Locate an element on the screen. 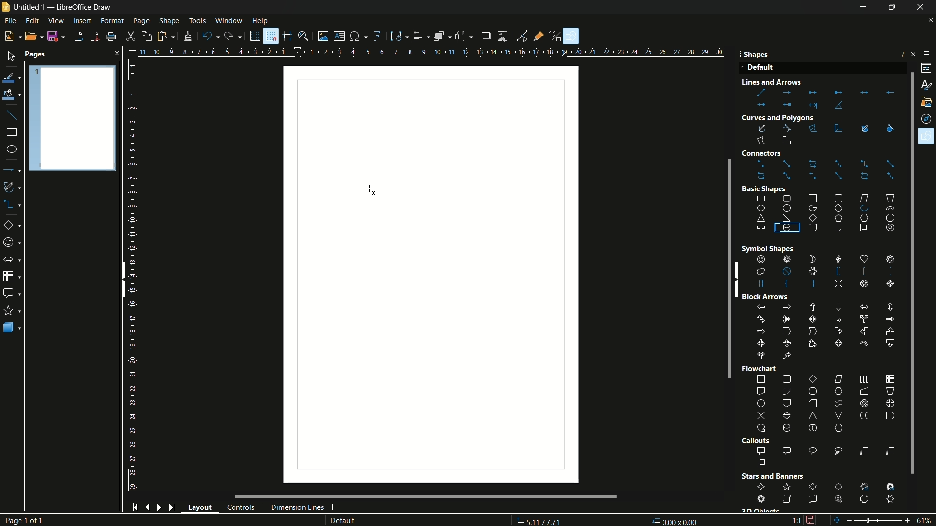 The image size is (936, 526). ellipse is located at coordinates (11, 150).